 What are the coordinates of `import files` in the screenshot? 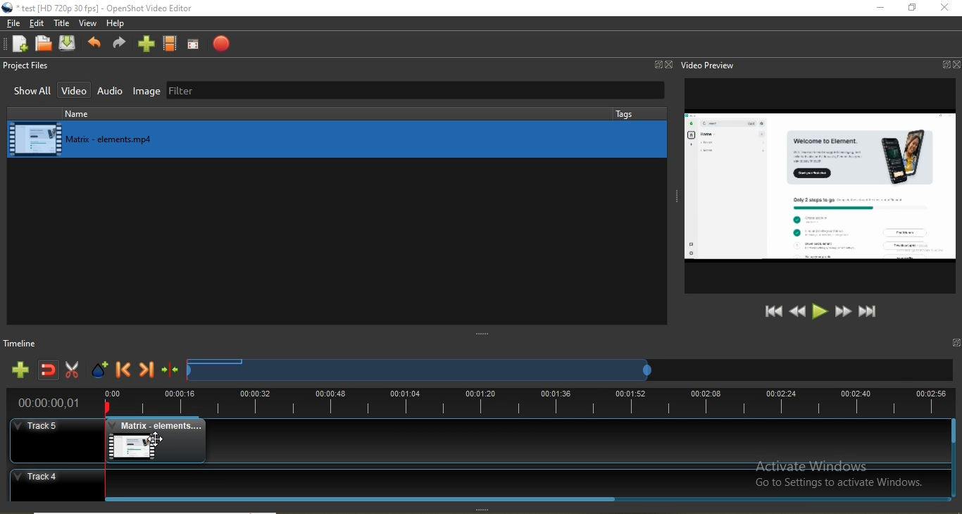 It's located at (147, 44).